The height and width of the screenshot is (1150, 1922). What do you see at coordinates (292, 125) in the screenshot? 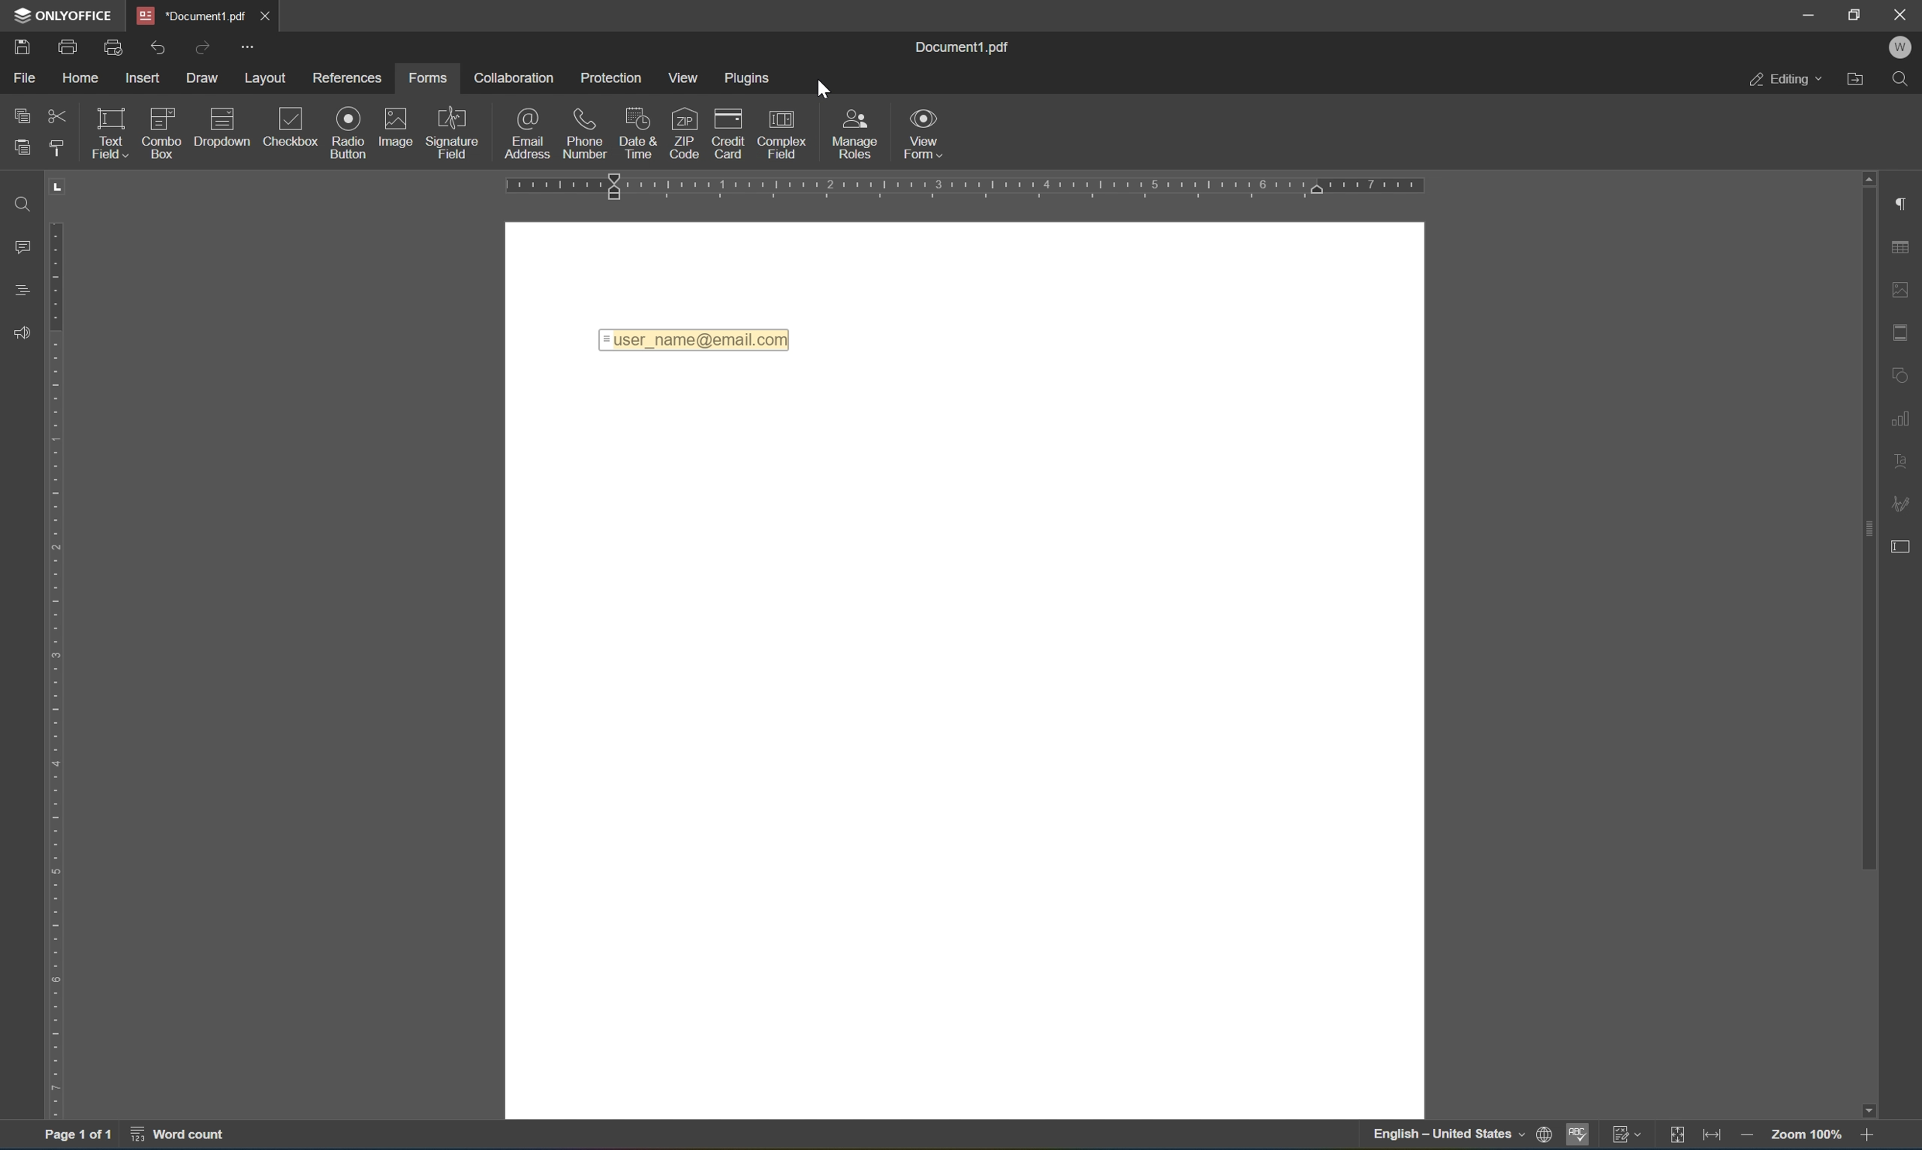
I see `checkbox` at bounding box center [292, 125].